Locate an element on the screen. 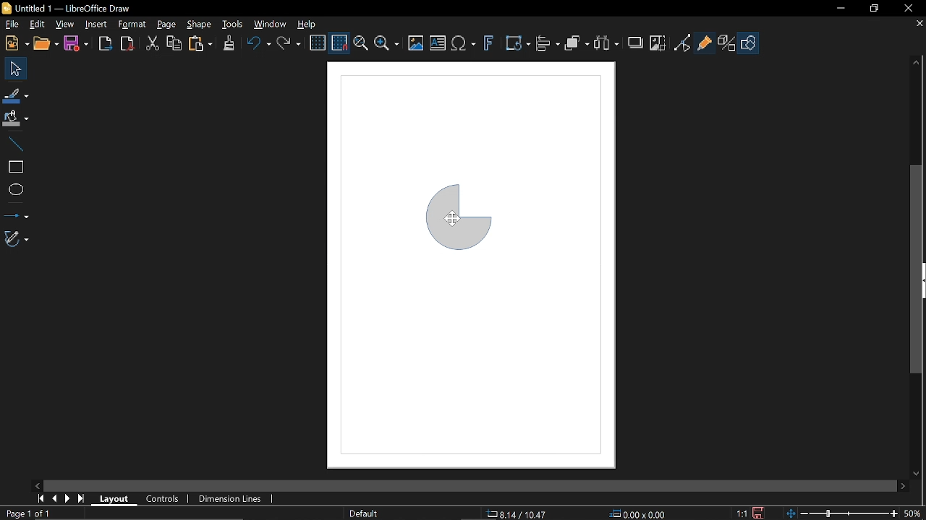 The width and height of the screenshot is (926, 520). Close window is located at coordinates (910, 9).